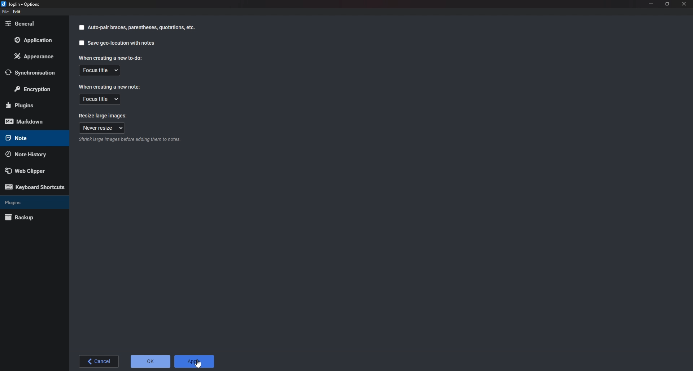  I want to click on Back up, so click(31, 217).